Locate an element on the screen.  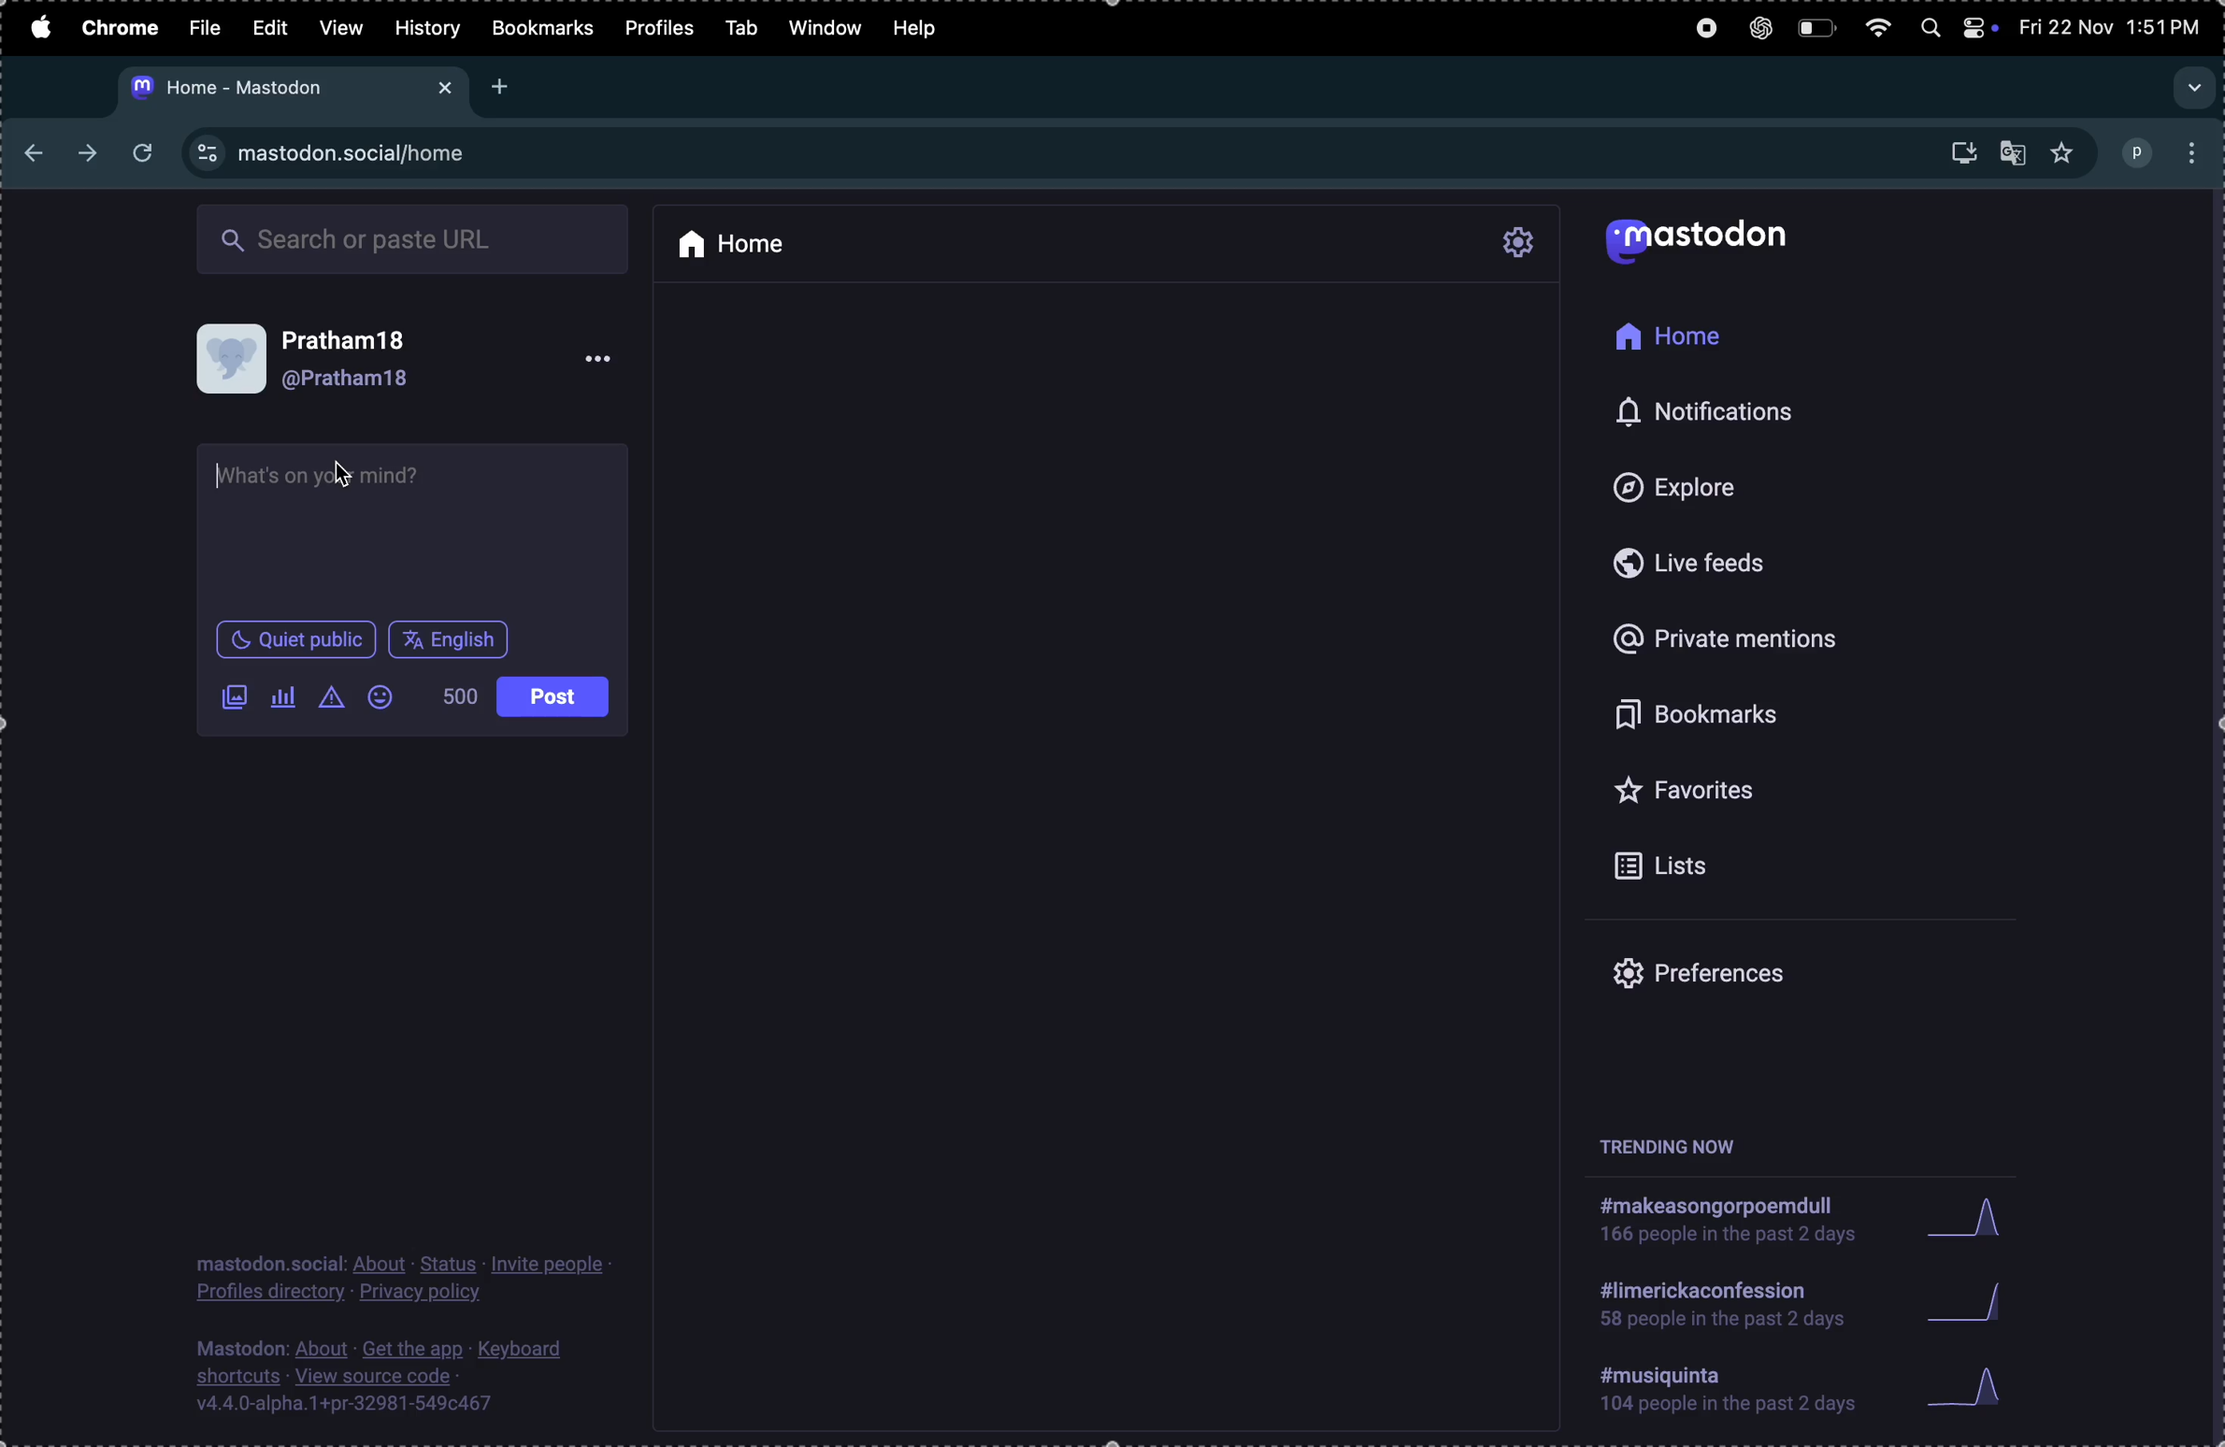
profile privacy is located at coordinates (413, 1277).